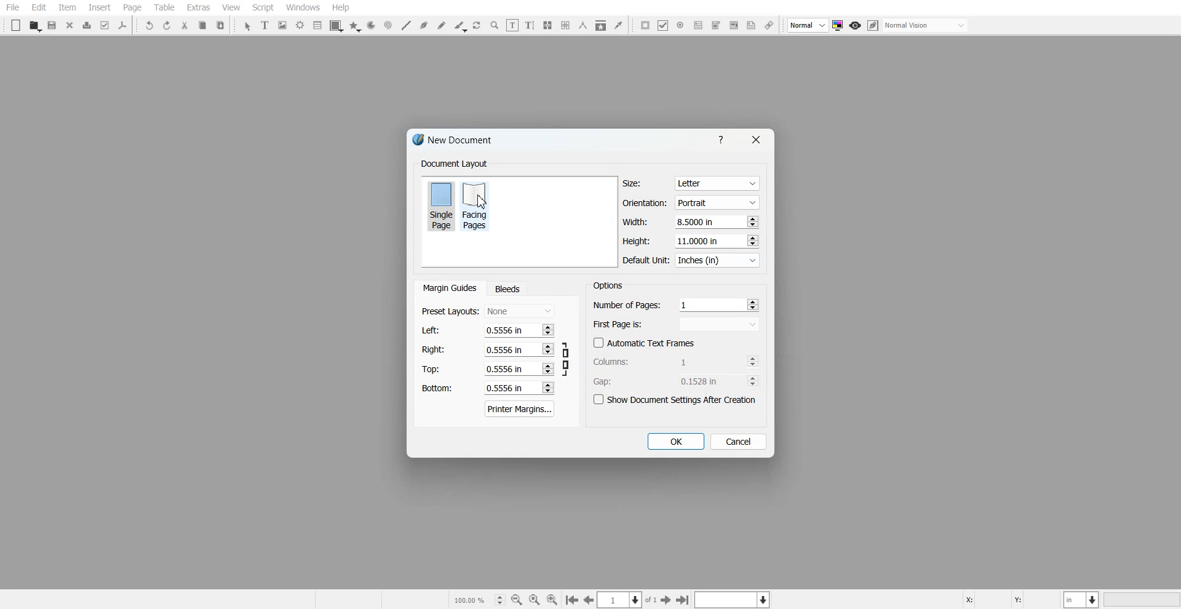 The image size is (1181, 609). I want to click on Paste, so click(221, 25).